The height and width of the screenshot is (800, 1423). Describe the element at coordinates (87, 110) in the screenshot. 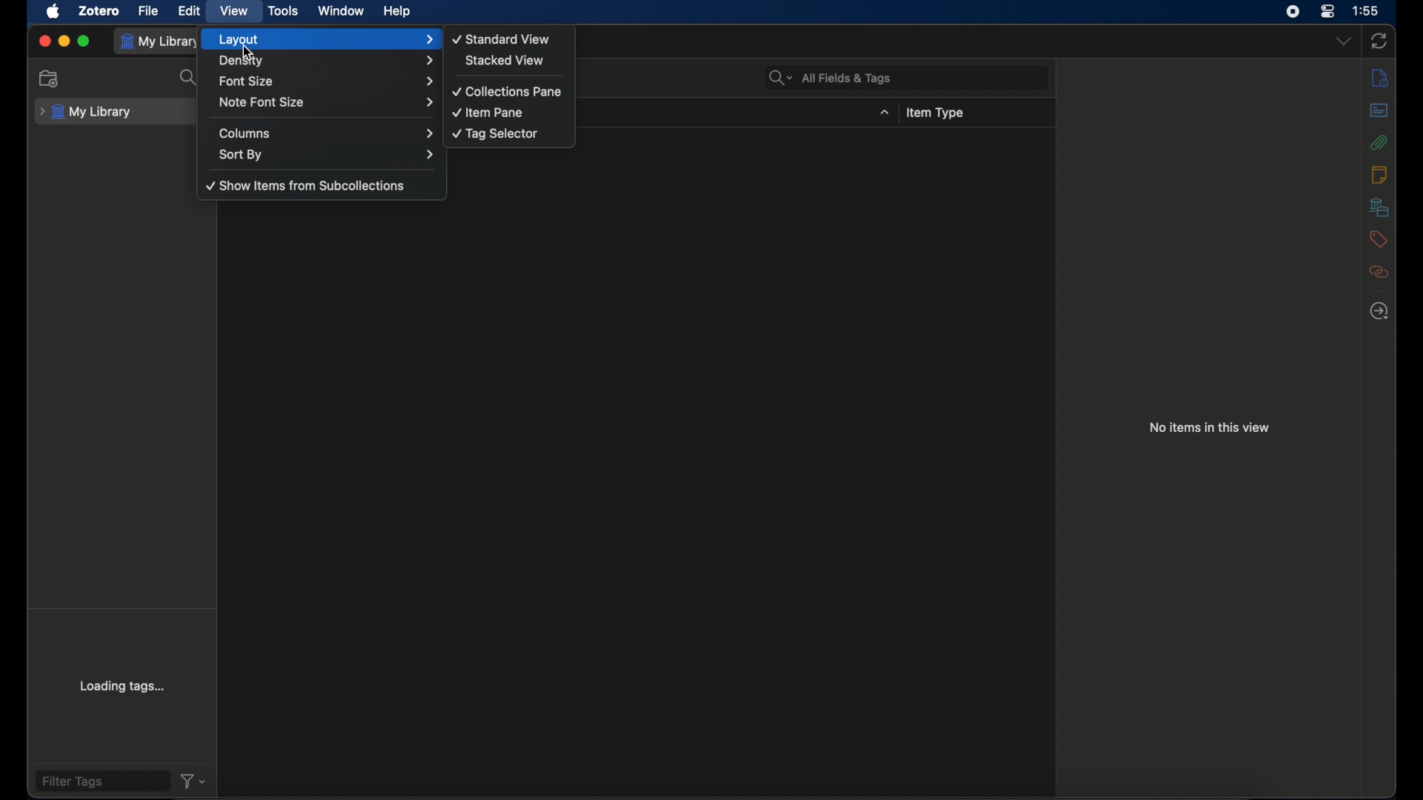

I see `my library` at that location.